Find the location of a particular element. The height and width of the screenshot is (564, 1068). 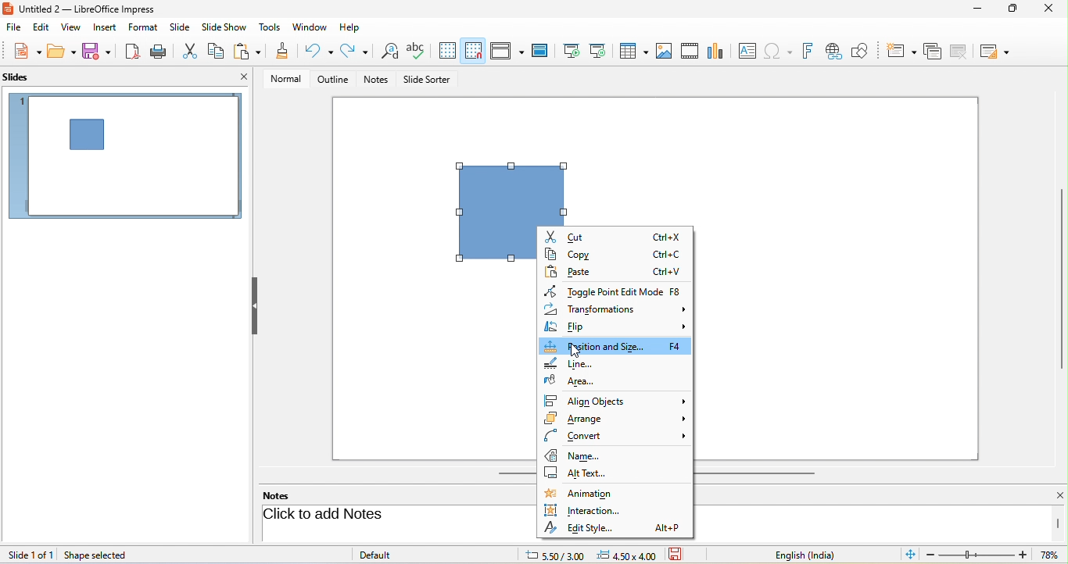

paste is located at coordinates (614, 270).